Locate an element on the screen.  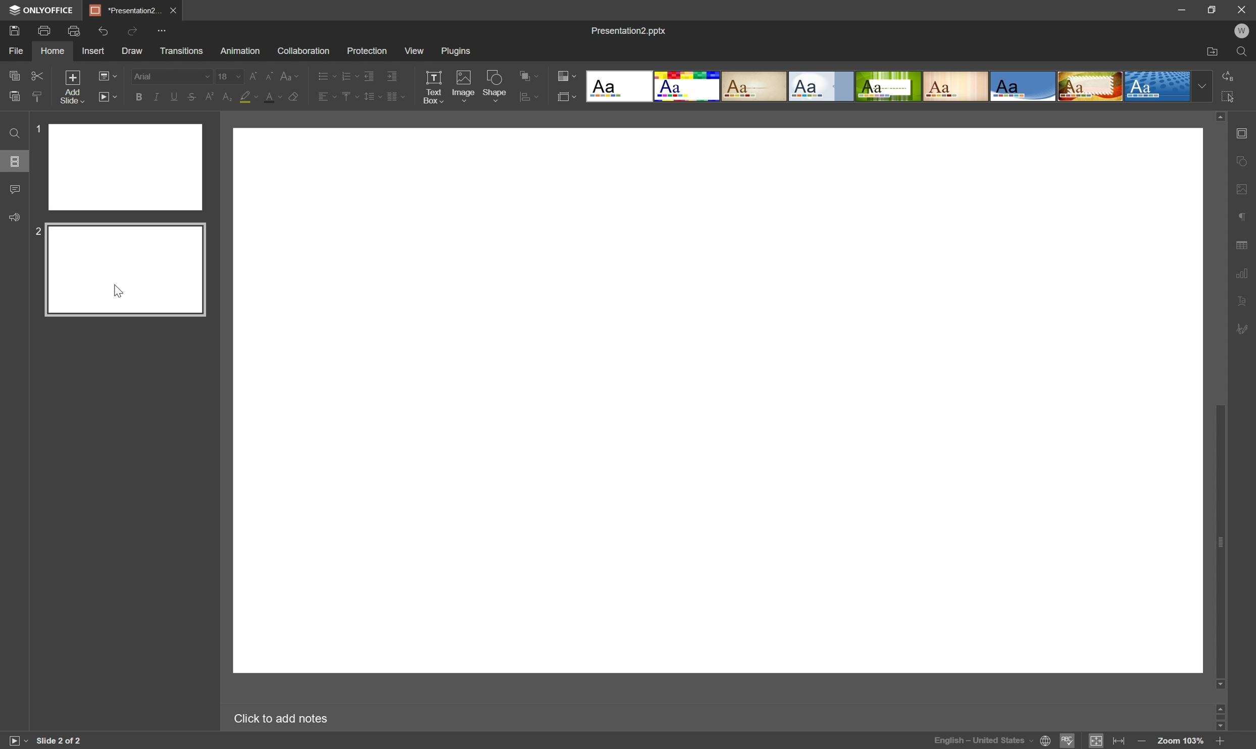
Collaboration is located at coordinates (304, 50).